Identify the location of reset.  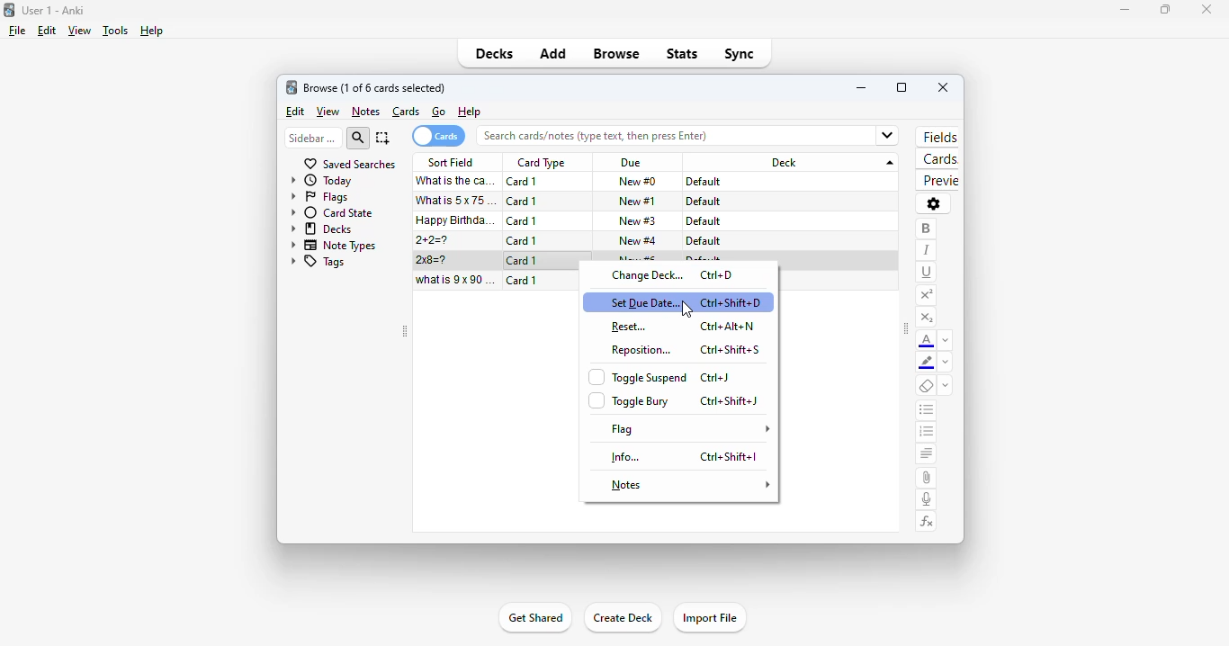
(629, 327).